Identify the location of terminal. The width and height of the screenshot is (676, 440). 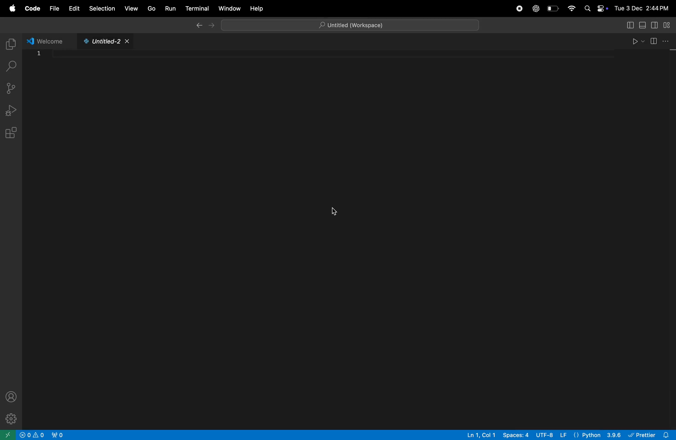
(196, 8).